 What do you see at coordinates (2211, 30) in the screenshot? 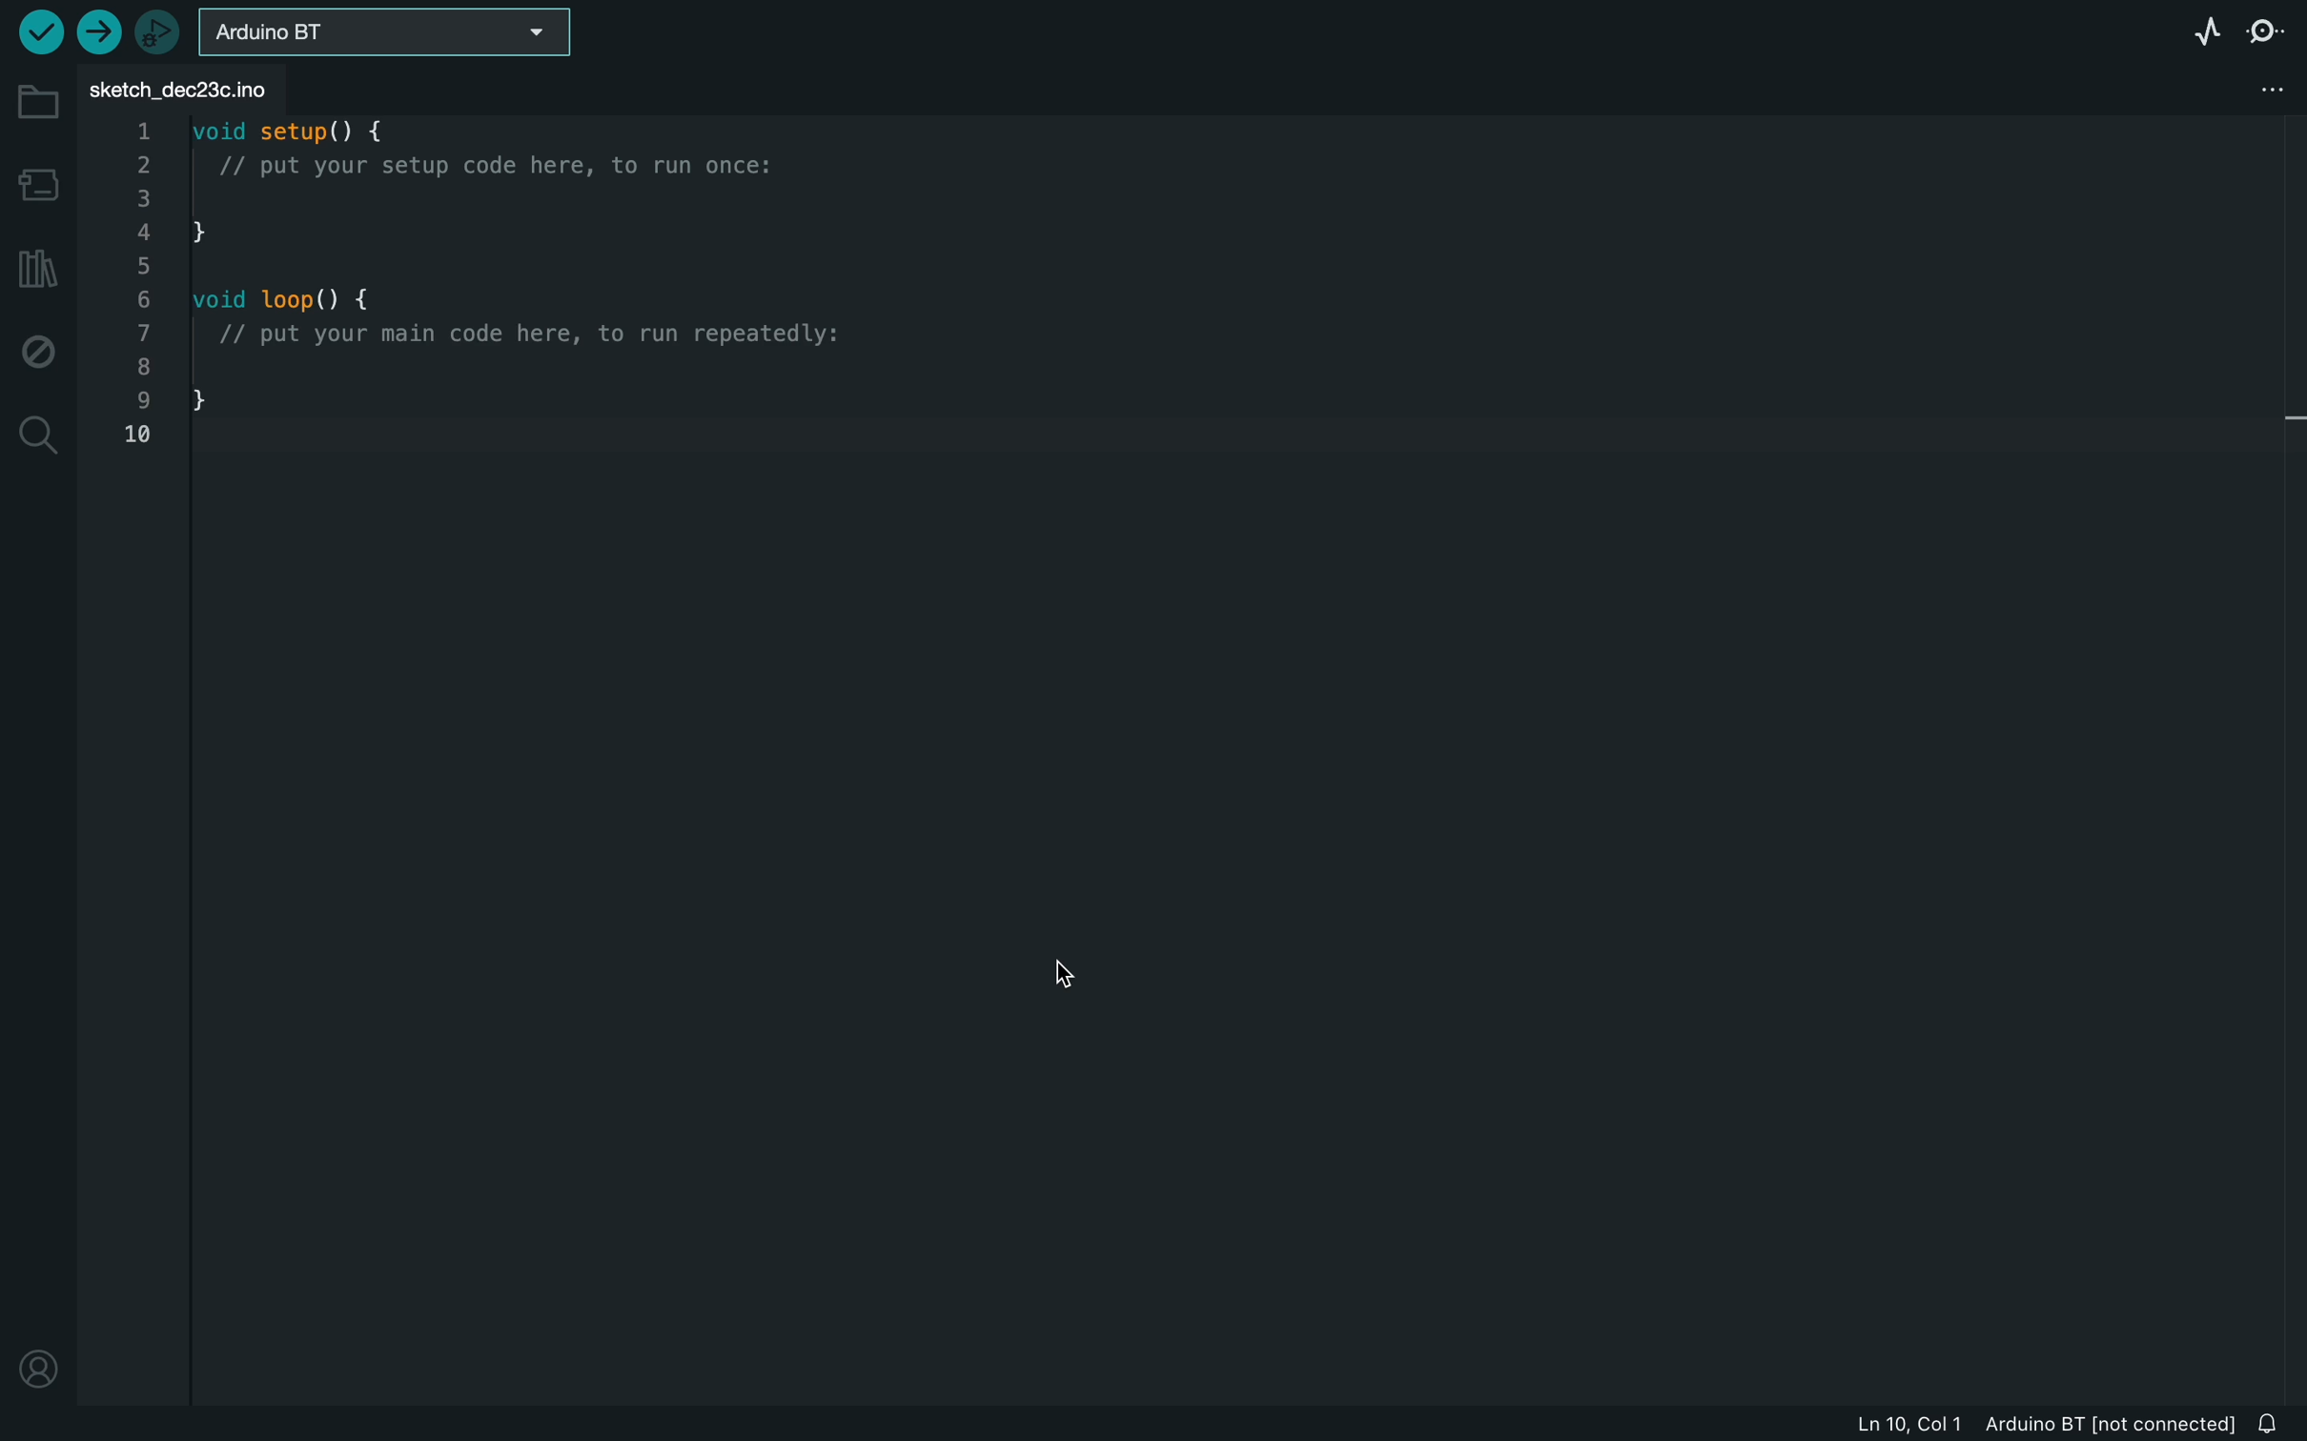
I see `serial plotter` at bounding box center [2211, 30].